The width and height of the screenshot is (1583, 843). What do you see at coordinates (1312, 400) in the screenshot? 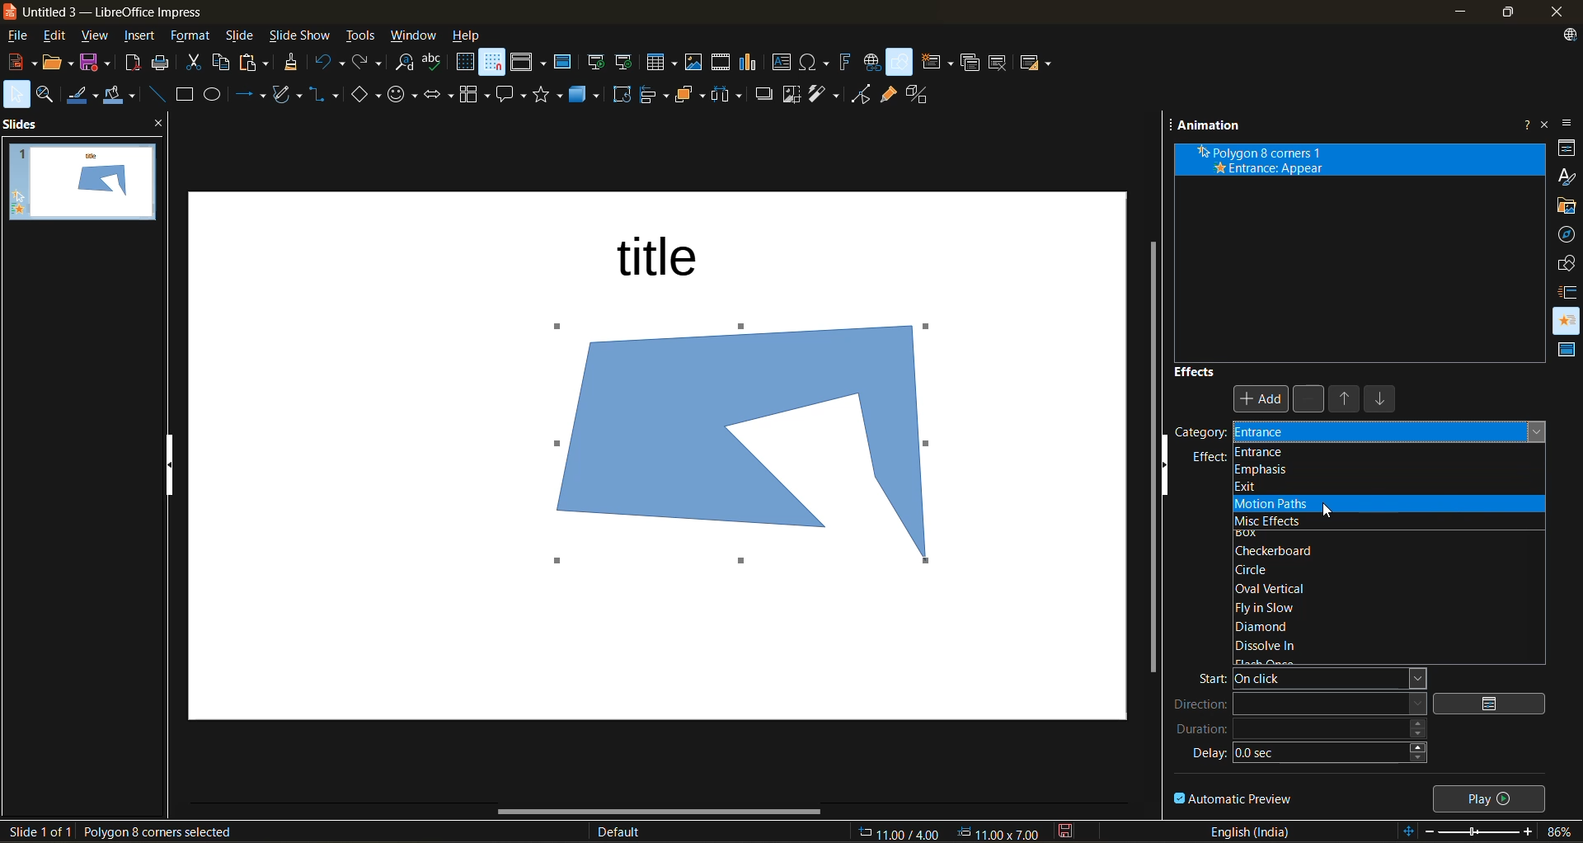
I see `remove effect` at bounding box center [1312, 400].